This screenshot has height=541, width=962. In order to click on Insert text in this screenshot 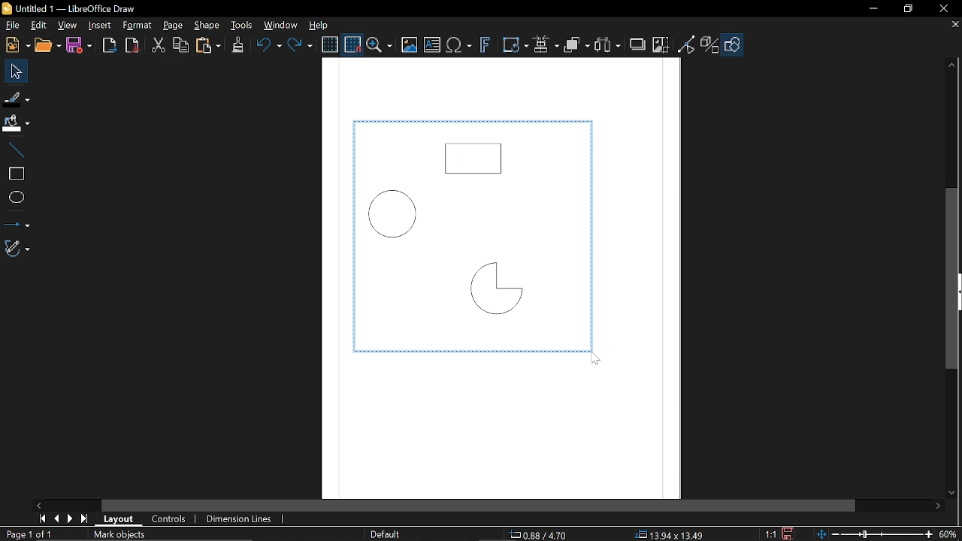, I will do `click(459, 46)`.